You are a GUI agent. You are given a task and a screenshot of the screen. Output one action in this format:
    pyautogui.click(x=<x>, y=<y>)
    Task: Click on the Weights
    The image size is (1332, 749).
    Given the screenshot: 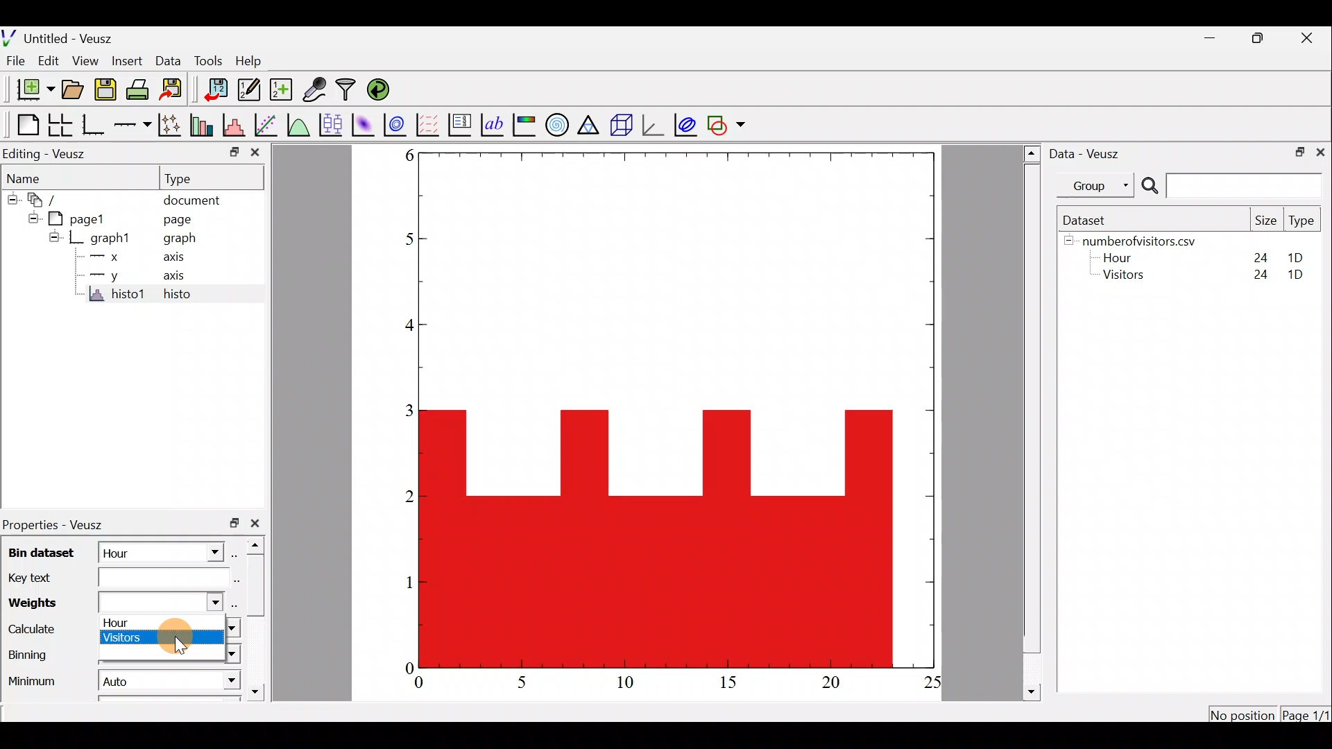 What is the action you would take?
    pyautogui.click(x=113, y=605)
    